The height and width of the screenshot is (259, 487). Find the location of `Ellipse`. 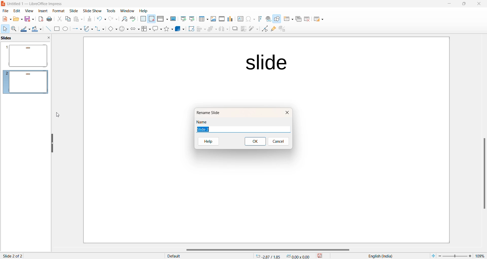

Ellipse is located at coordinates (65, 29).